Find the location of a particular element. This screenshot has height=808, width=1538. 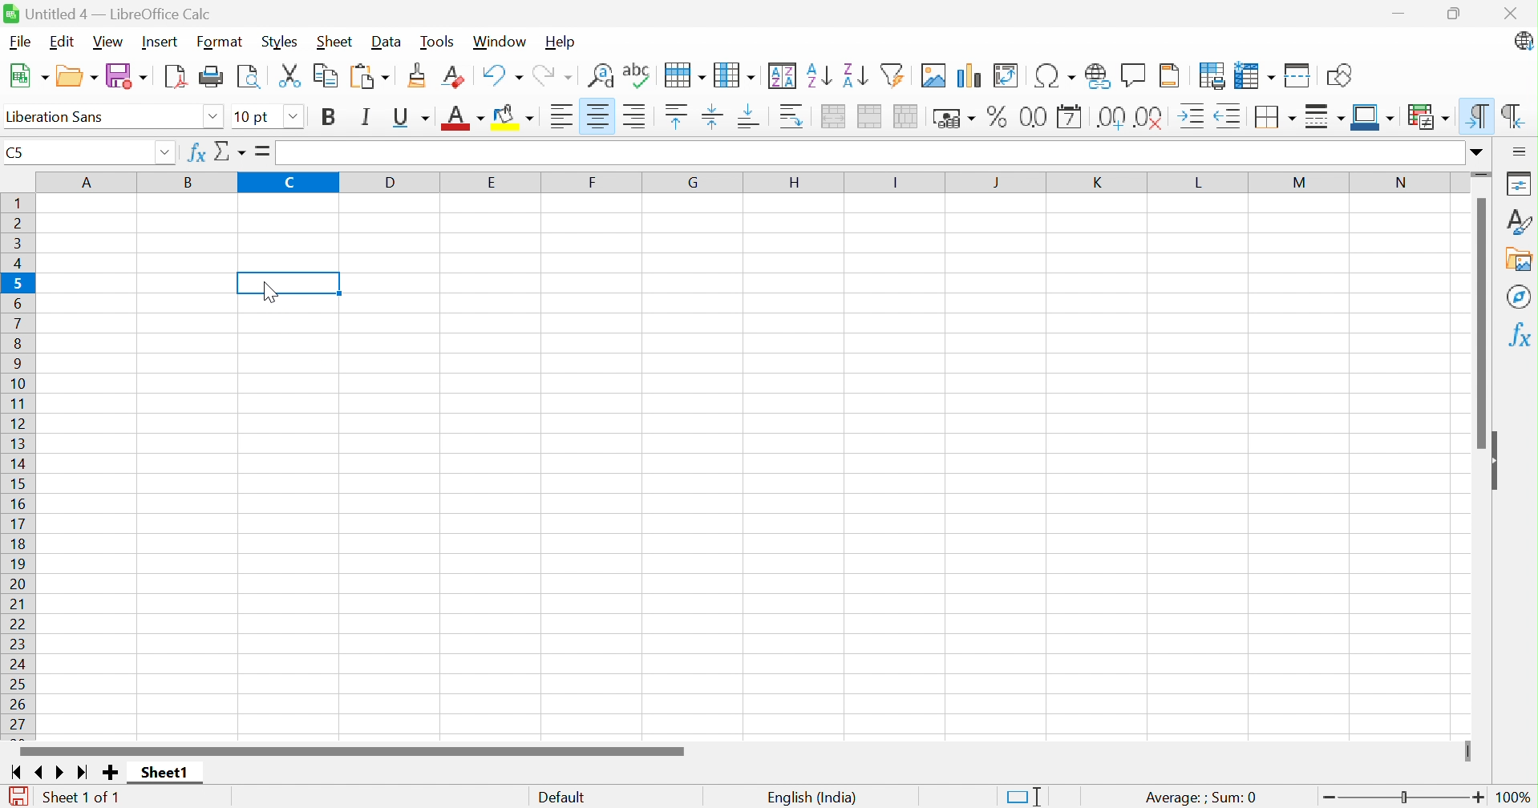

Slider is located at coordinates (1400, 797).